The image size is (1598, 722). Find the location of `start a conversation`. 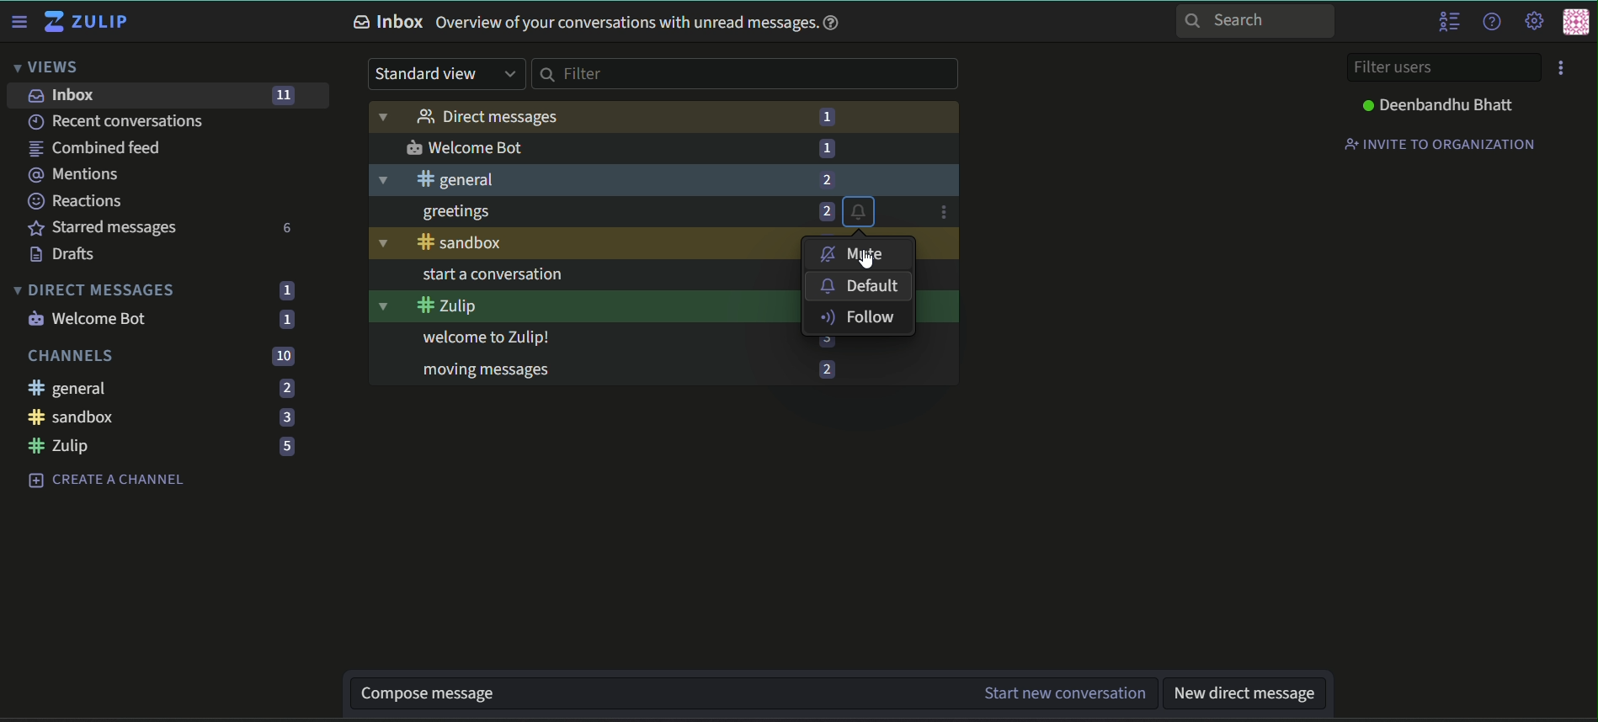

start a conversation is located at coordinates (605, 273).